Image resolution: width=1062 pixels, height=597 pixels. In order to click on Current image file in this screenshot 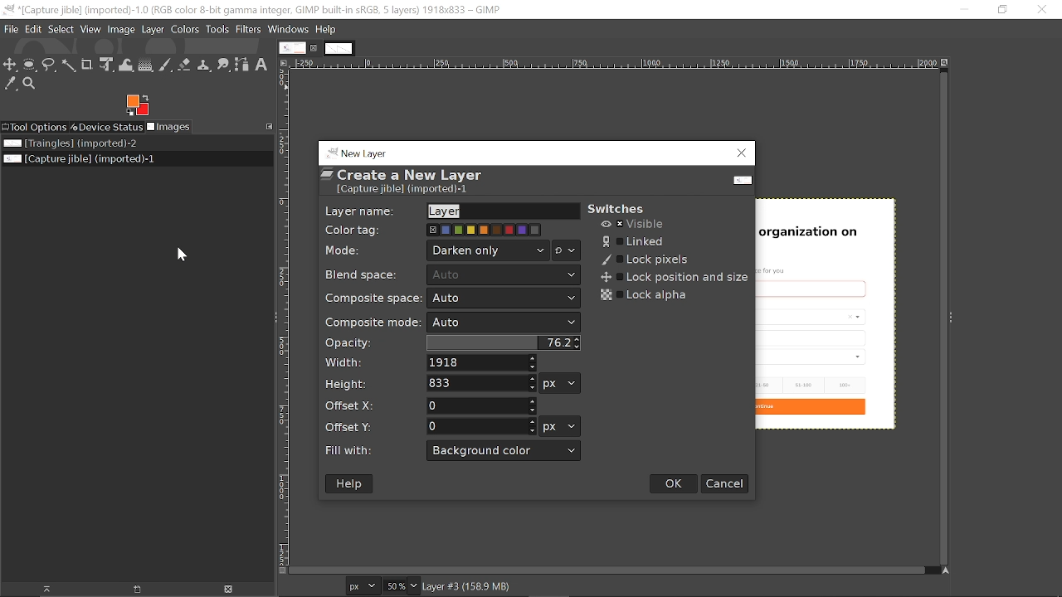, I will do `click(78, 160)`.